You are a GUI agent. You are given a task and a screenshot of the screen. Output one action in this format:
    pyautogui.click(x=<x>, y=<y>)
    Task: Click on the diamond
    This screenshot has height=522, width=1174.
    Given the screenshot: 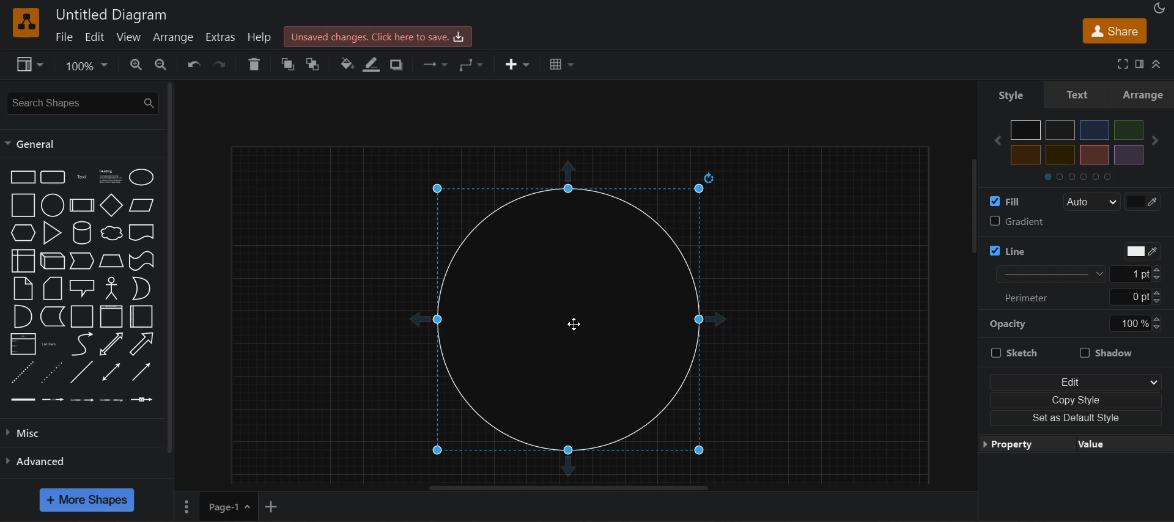 What is the action you would take?
    pyautogui.click(x=111, y=205)
    